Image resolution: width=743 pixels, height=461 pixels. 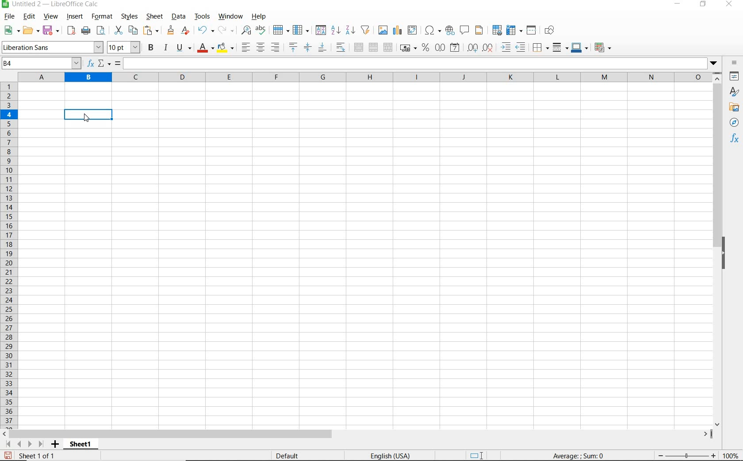 What do you see at coordinates (300, 30) in the screenshot?
I see `column` at bounding box center [300, 30].